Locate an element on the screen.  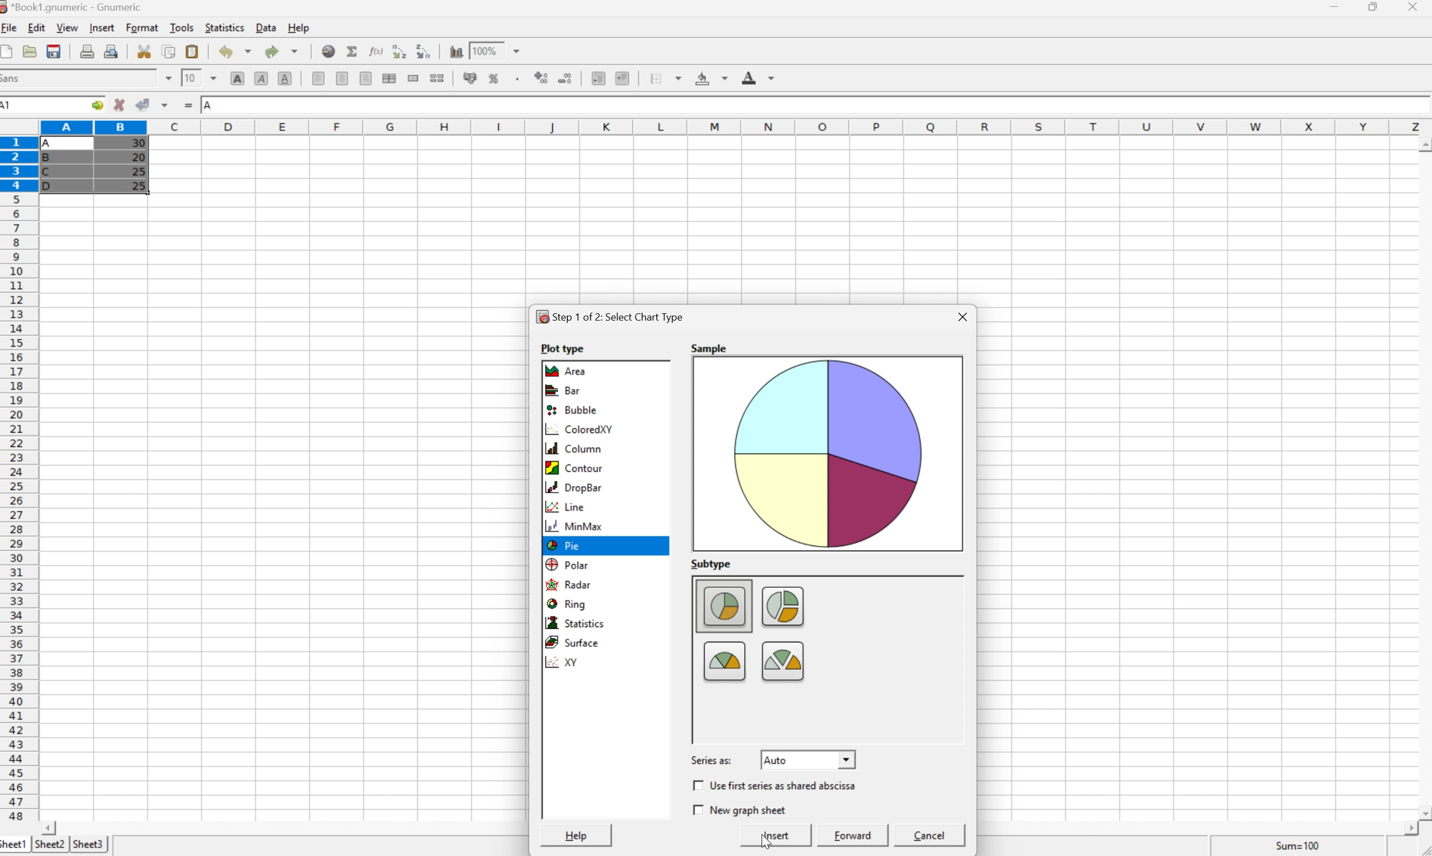
Sheet1 is located at coordinates (14, 846).